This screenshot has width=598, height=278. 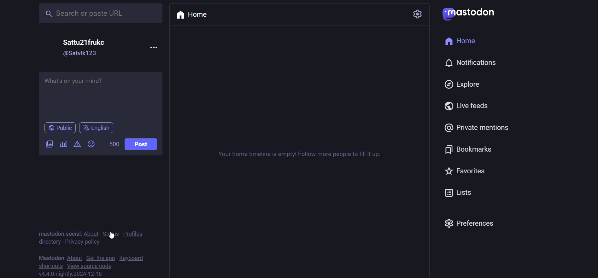 What do you see at coordinates (50, 256) in the screenshot?
I see `mastodon` at bounding box center [50, 256].